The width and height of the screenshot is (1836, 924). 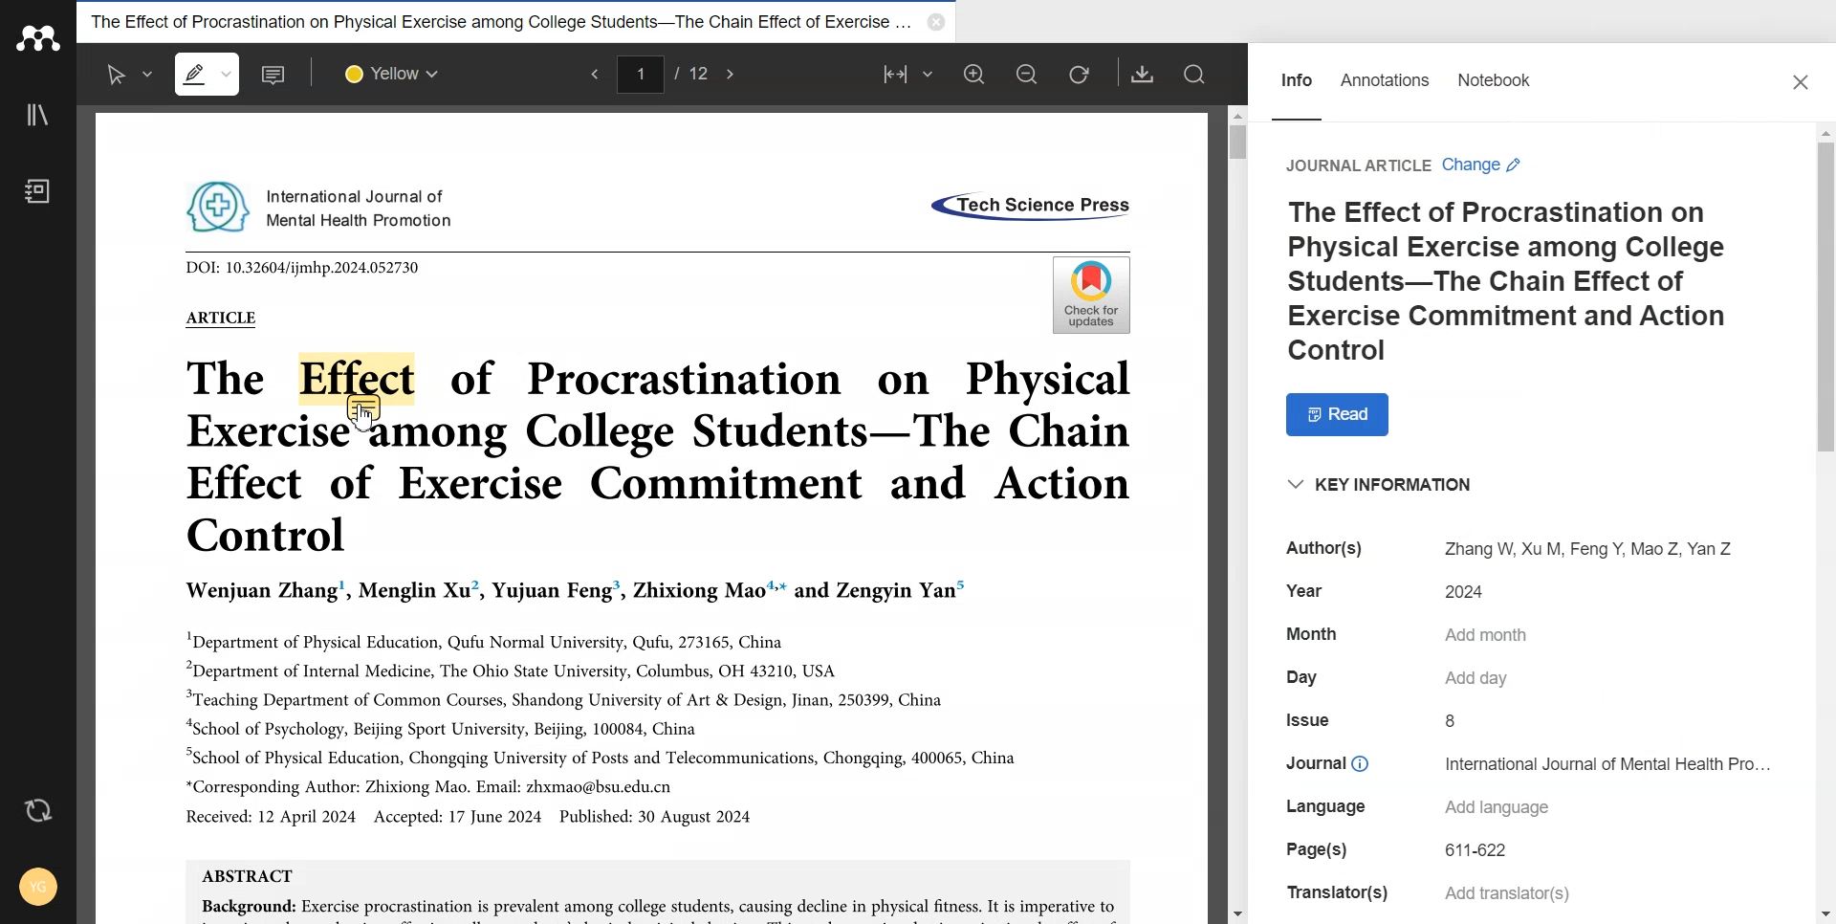 I want to click on Select text, so click(x=129, y=75).